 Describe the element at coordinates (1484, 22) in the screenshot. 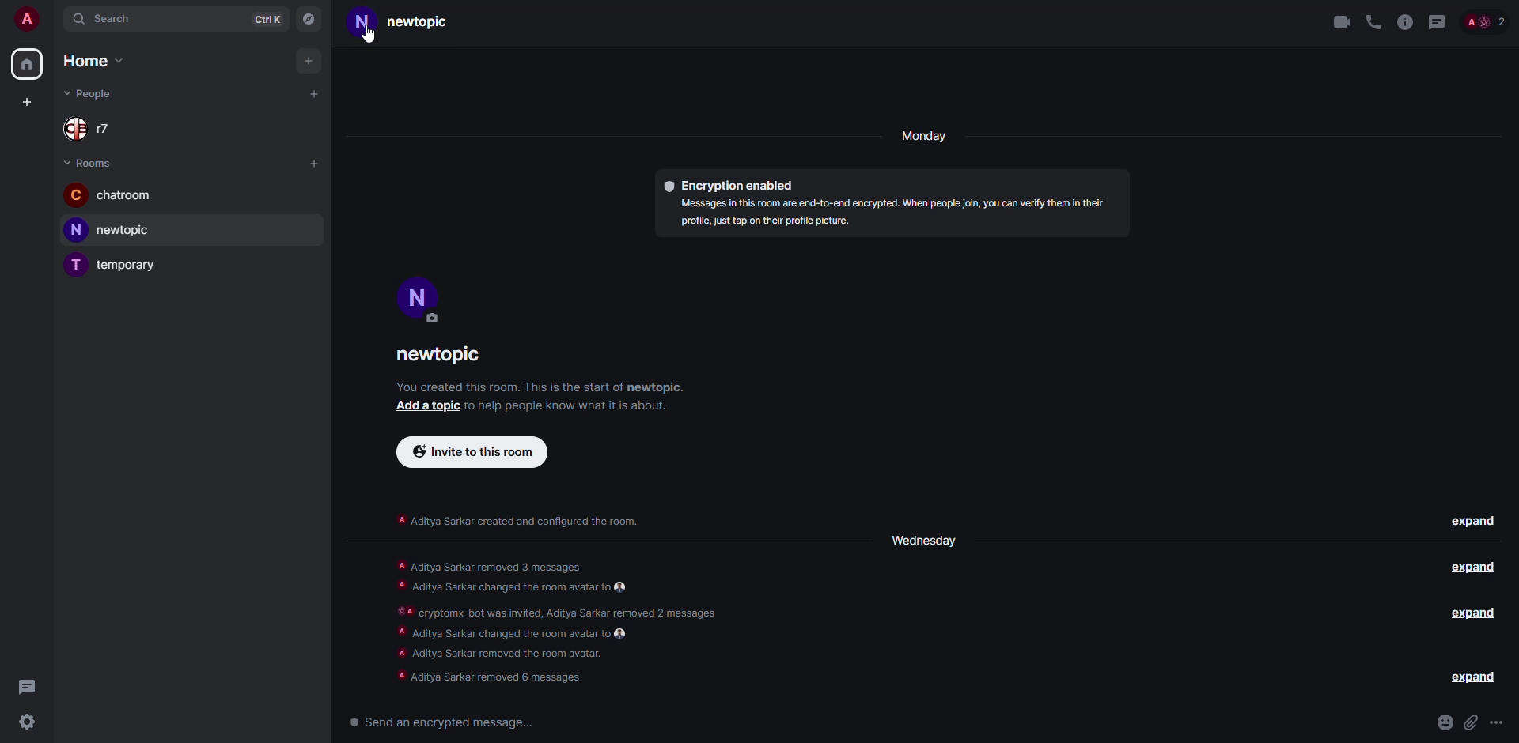

I see `people` at that location.